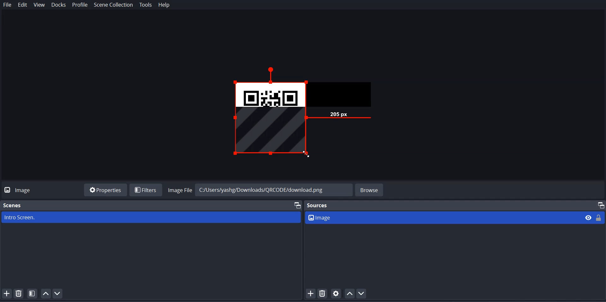 The width and height of the screenshot is (606, 302). I want to click on Logo, so click(20, 190).